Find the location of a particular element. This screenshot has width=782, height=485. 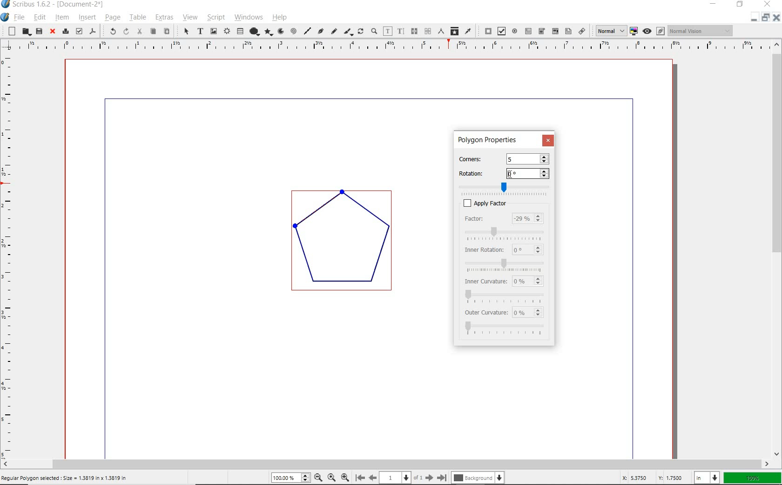

arc is located at coordinates (281, 32).